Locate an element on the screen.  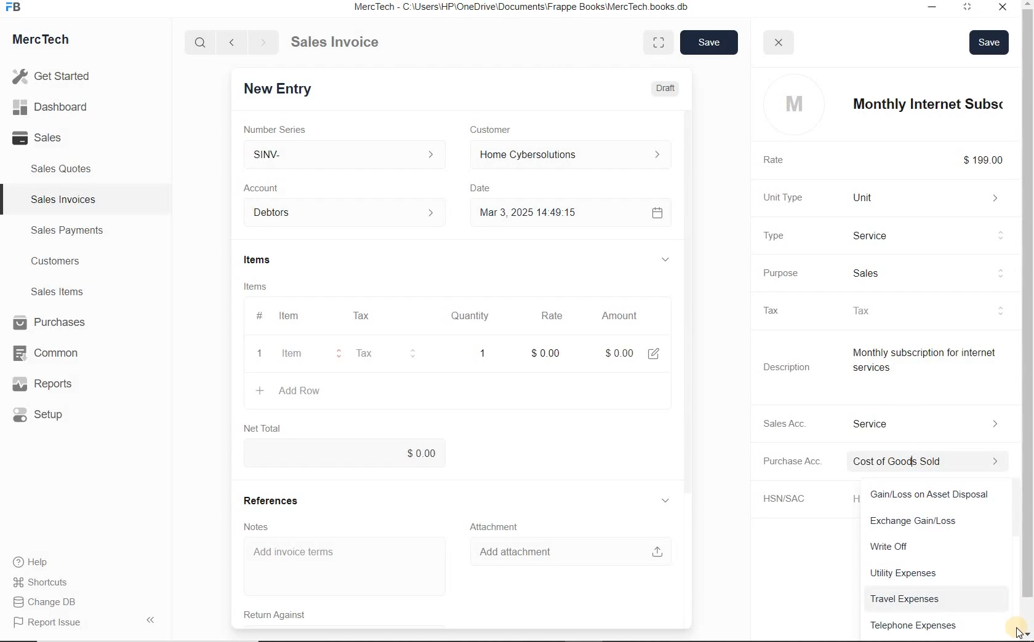
rate: $0.00 is located at coordinates (551, 352).